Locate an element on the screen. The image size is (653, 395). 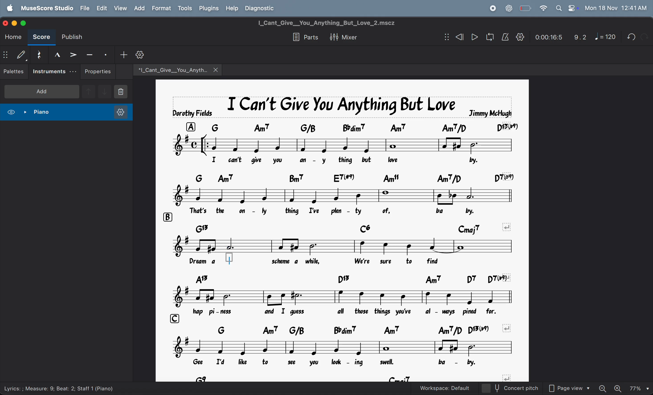
add is located at coordinates (123, 54).